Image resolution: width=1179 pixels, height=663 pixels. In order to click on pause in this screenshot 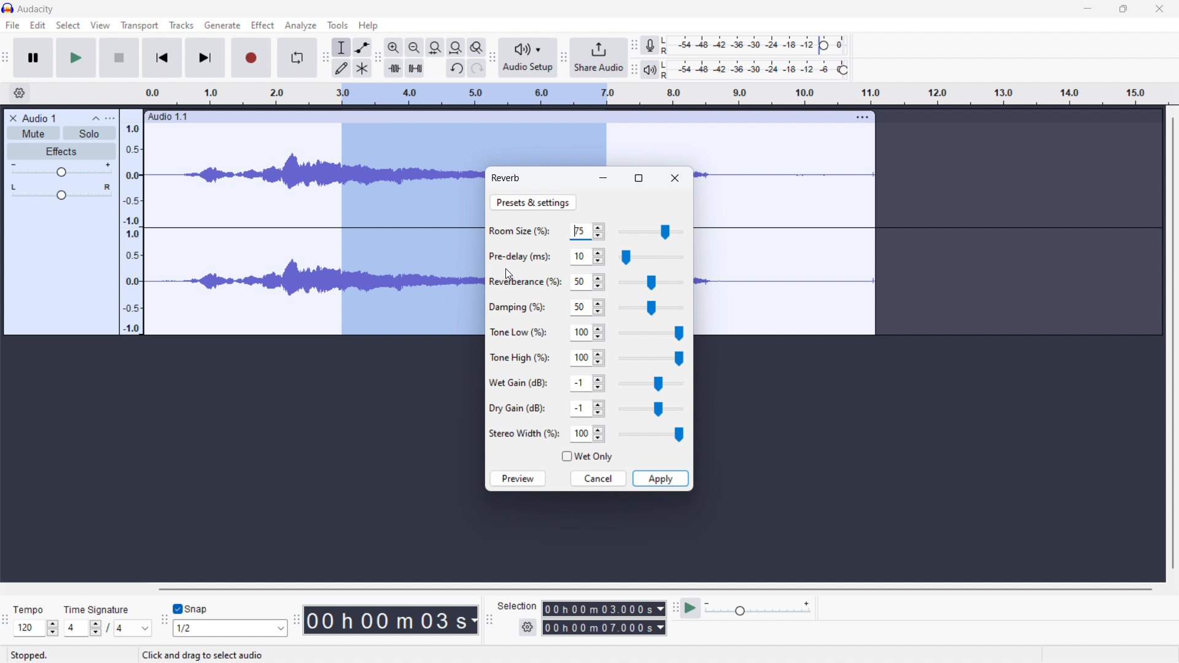, I will do `click(33, 57)`.